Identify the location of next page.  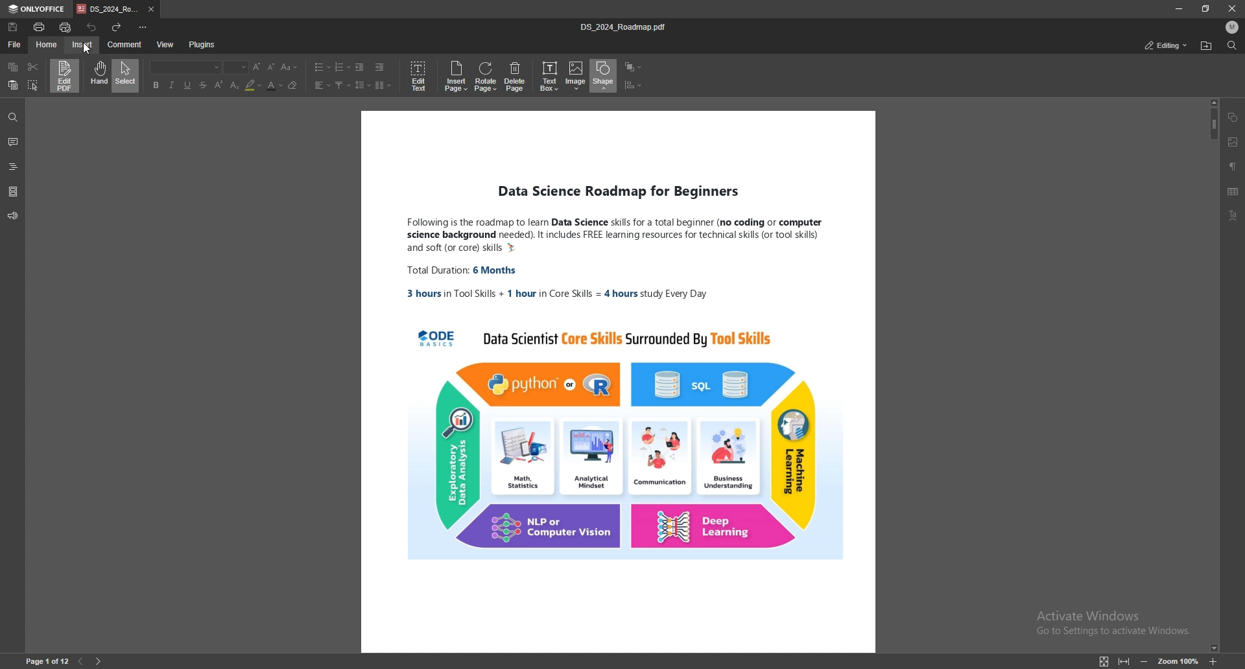
(99, 661).